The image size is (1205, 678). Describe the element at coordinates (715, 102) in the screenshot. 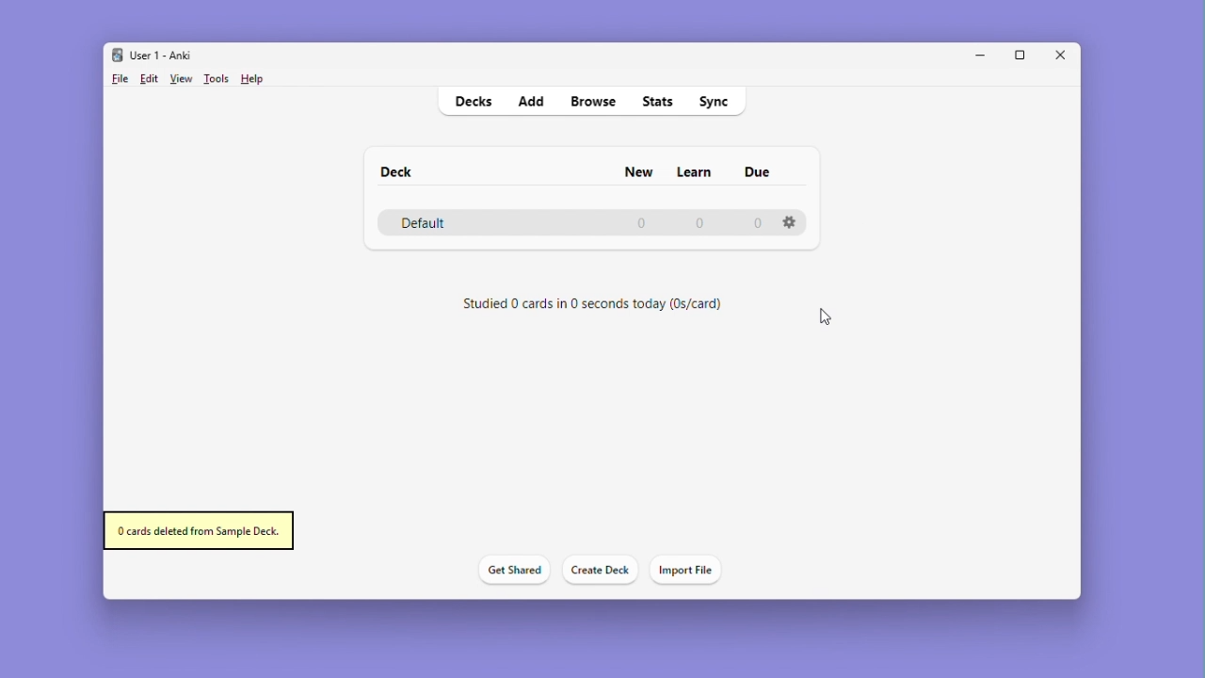

I see `sync` at that location.